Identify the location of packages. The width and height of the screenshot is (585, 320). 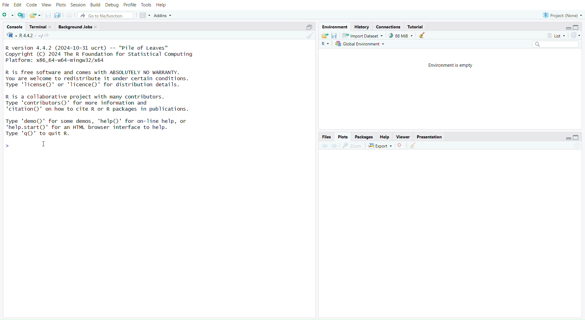
(364, 137).